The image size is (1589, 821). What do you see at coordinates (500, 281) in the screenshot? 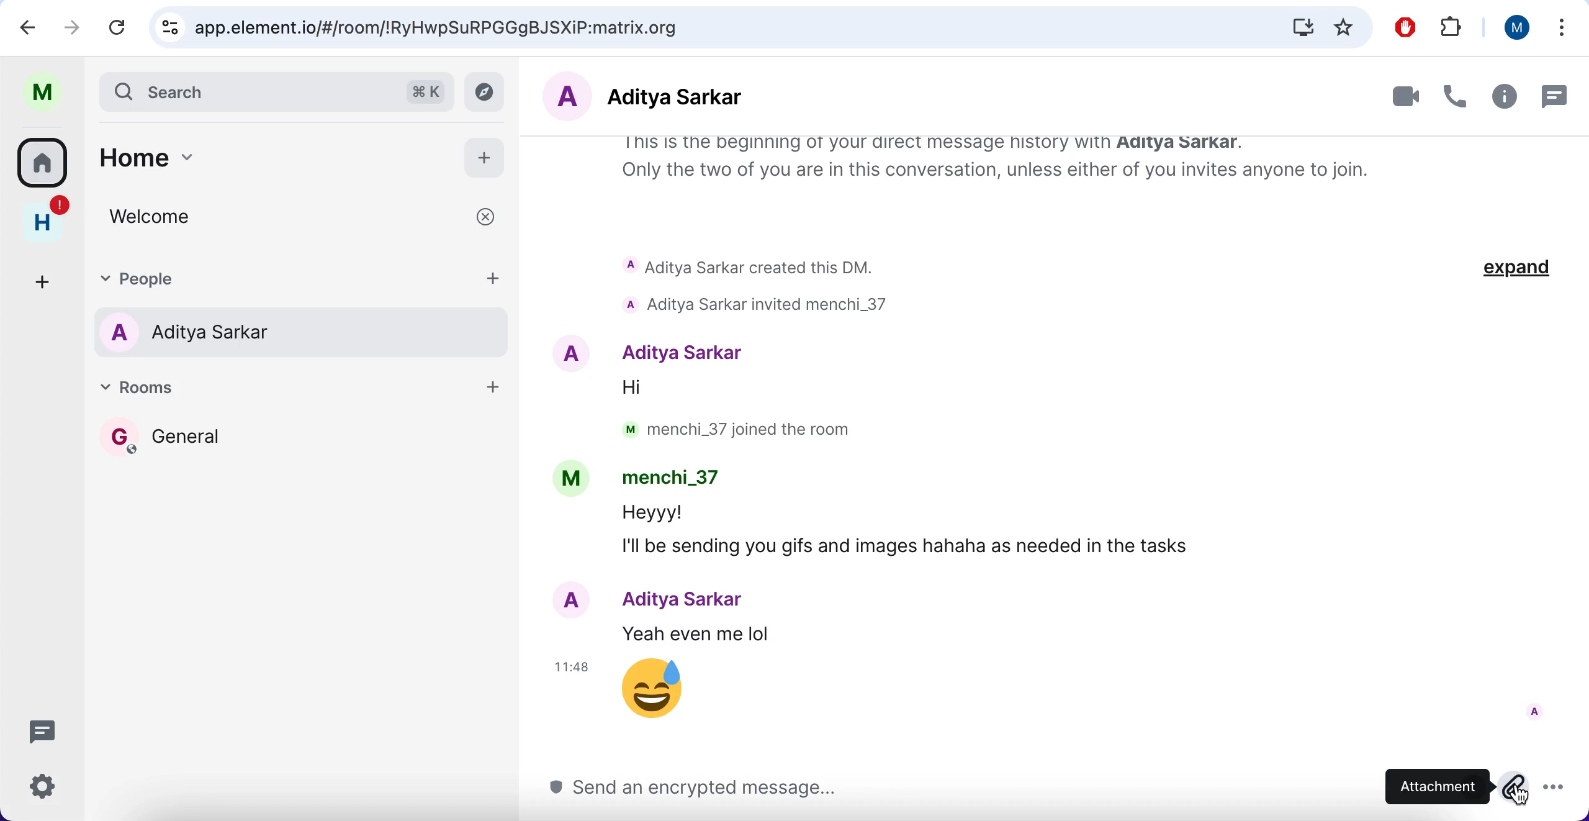
I see `add people` at bounding box center [500, 281].